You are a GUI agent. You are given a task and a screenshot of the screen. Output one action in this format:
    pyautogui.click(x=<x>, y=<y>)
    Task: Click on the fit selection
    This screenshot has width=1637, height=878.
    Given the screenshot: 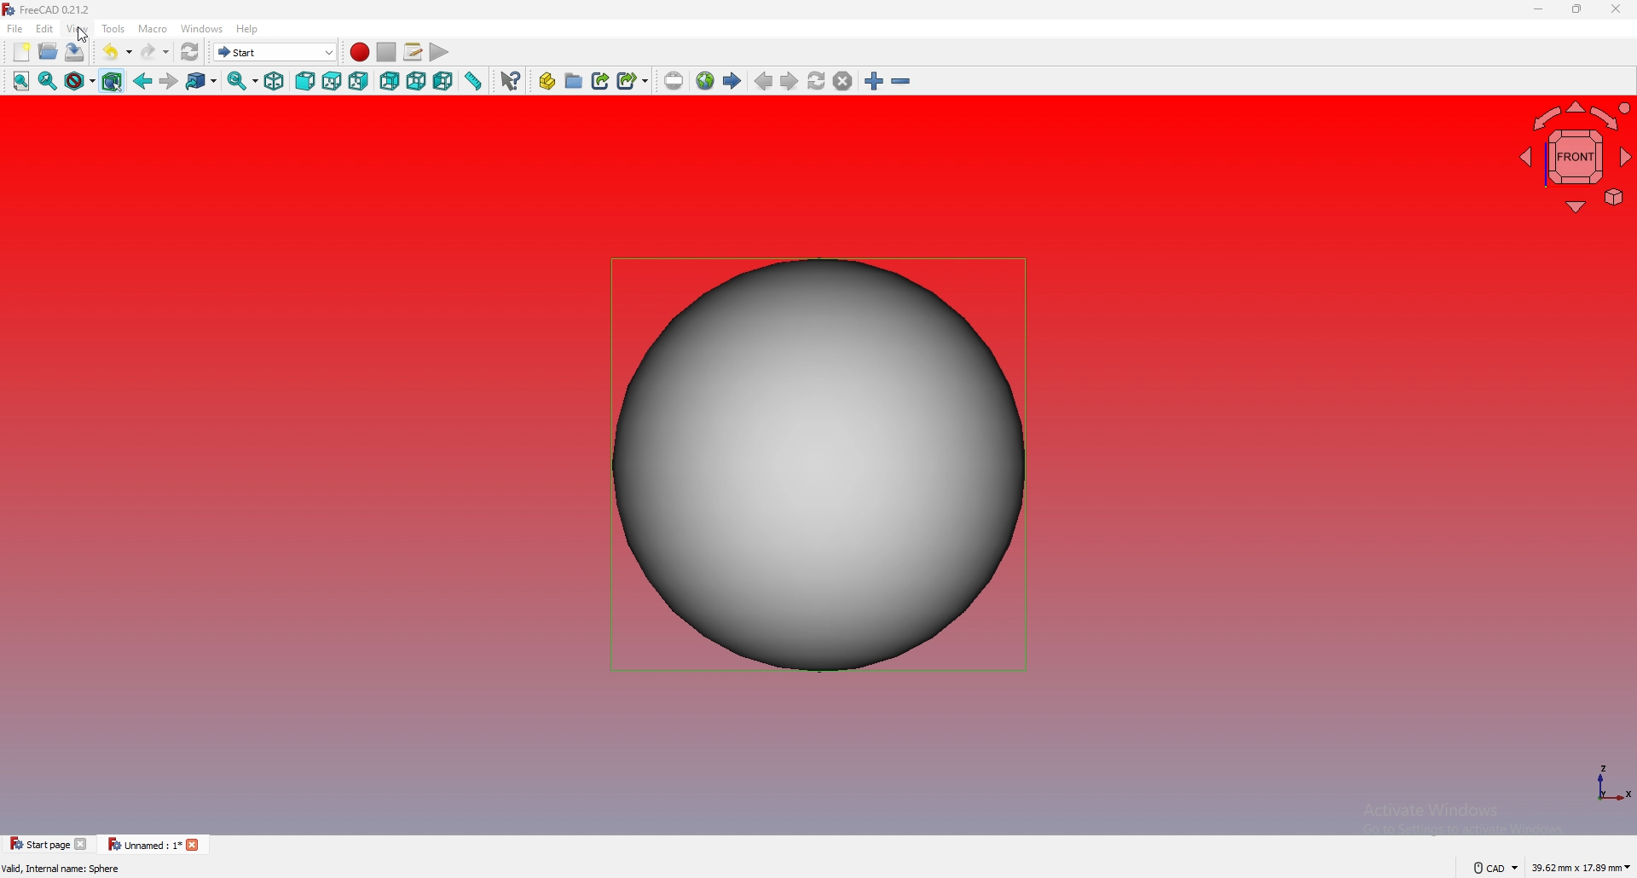 What is the action you would take?
    pyautogui.click(x=47, y=81)
    